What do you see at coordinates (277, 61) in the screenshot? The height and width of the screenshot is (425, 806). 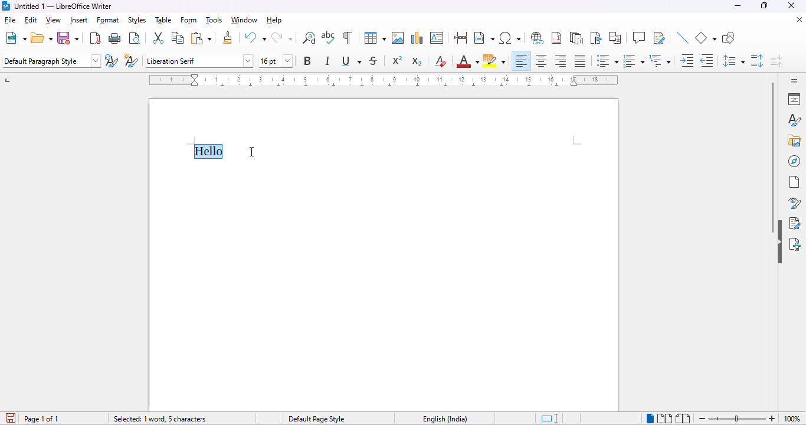 I see `16 pt. font size` at bounding box center [277, 61].